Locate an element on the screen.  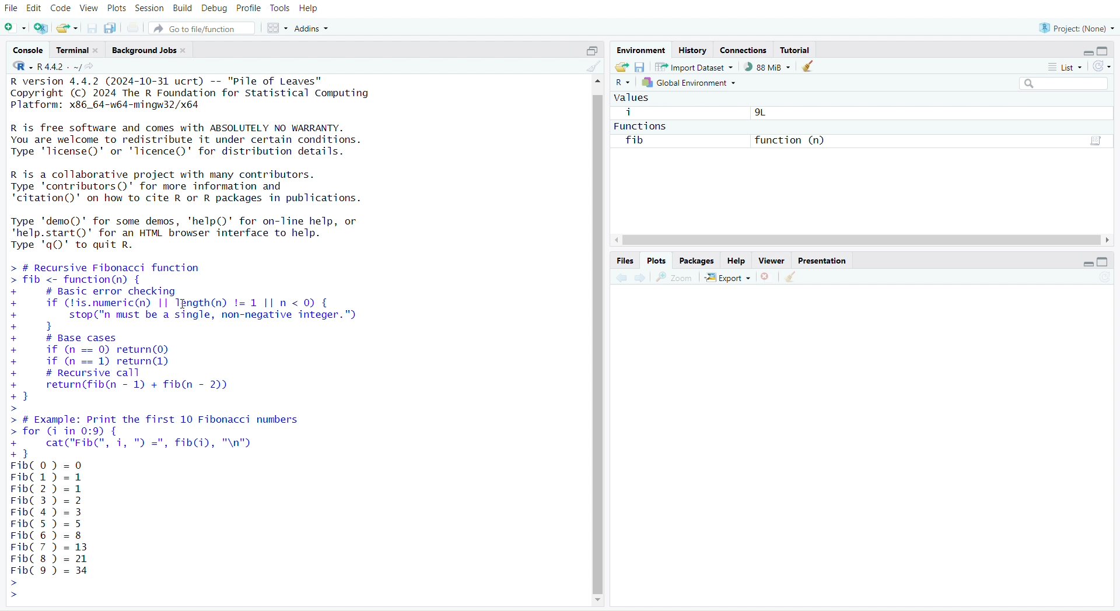
global environment is located at coordinates (690, 82).